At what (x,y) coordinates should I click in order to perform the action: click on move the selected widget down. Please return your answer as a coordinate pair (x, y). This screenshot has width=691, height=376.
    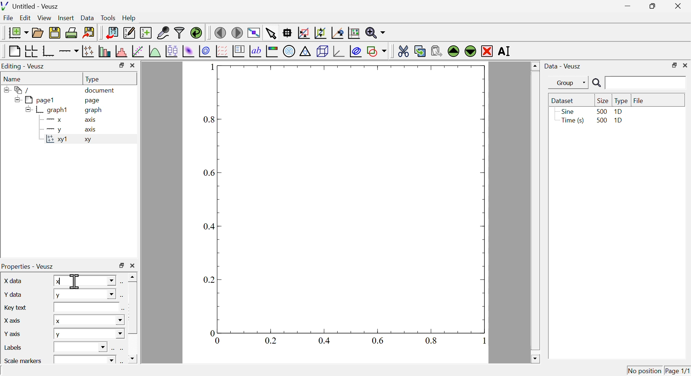
    Looking at the image, I should click on (470, 51).